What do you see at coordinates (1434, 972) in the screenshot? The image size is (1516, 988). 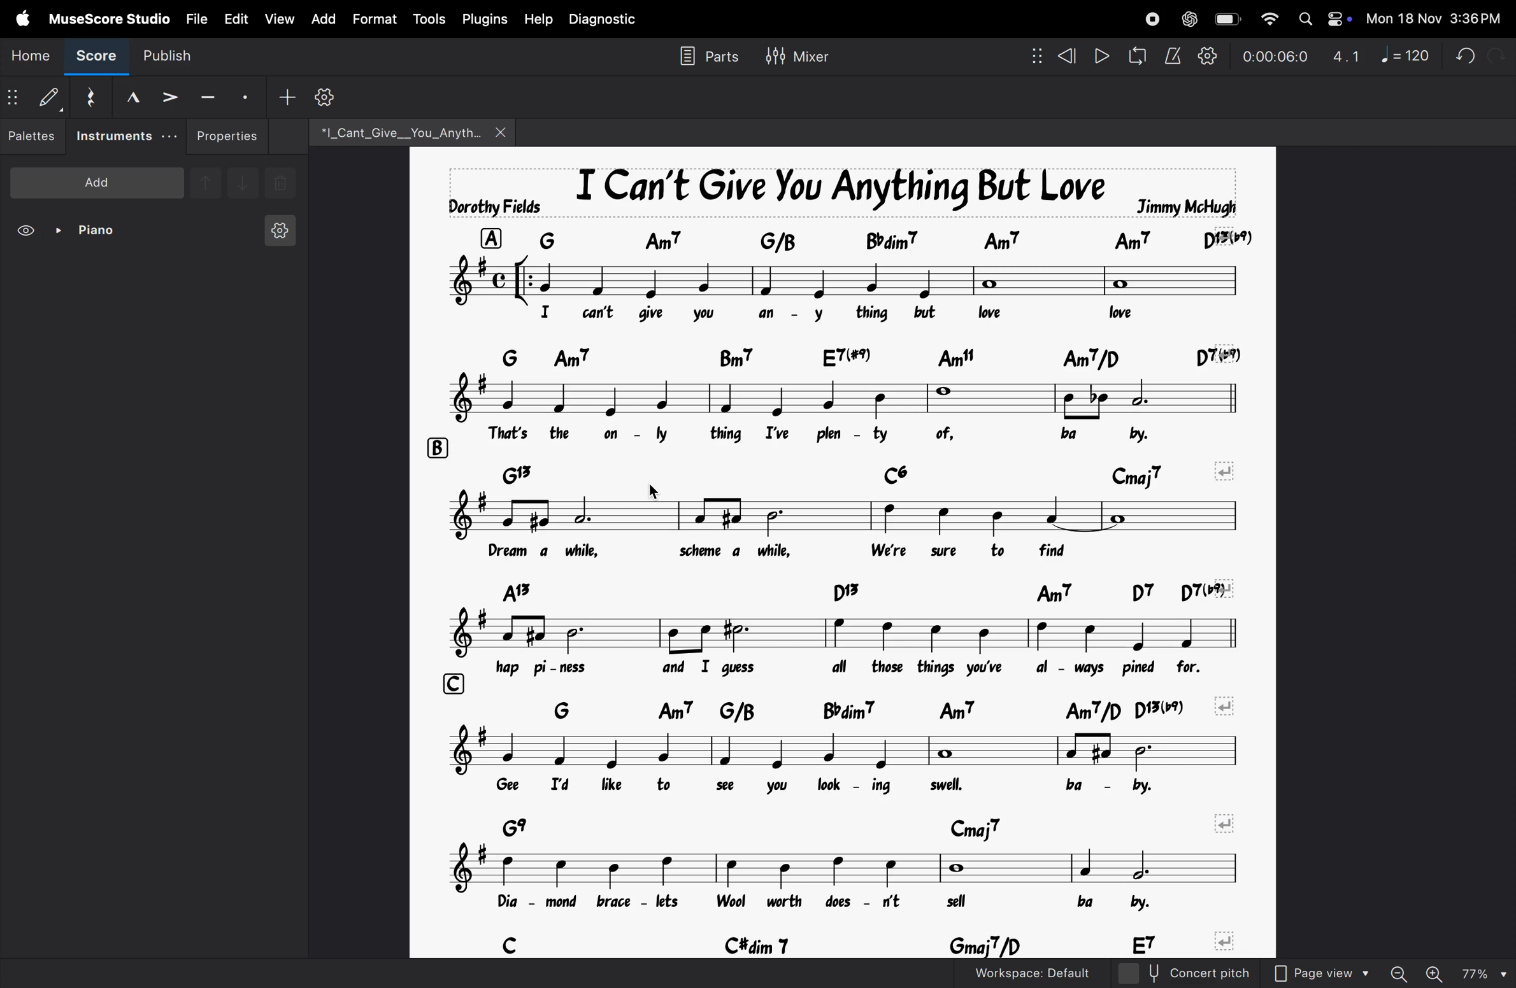 I see `zoom in` at bounding box center [1434, 972].